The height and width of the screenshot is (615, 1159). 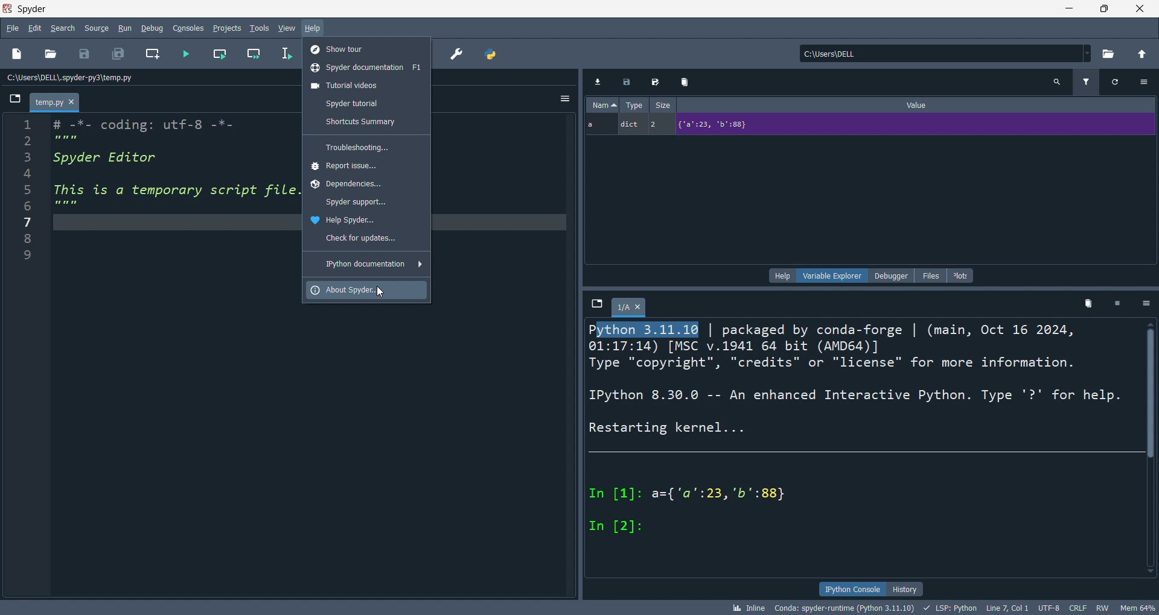 I want to click on spyder documentation, so click(x=367, y=66).